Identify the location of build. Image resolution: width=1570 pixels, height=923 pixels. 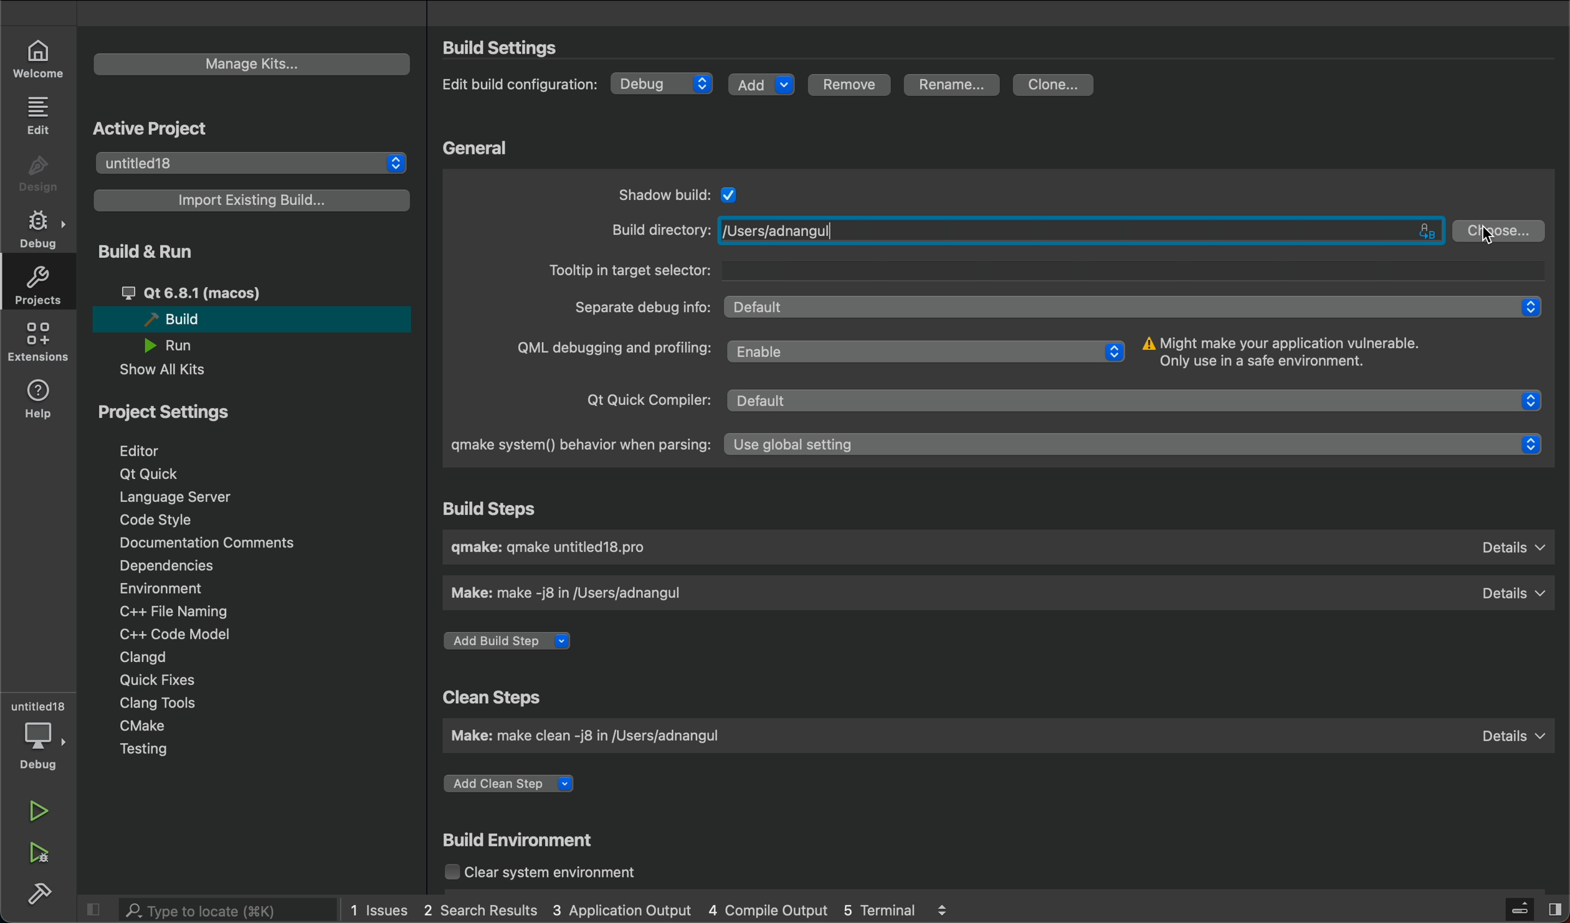
(247, 321).